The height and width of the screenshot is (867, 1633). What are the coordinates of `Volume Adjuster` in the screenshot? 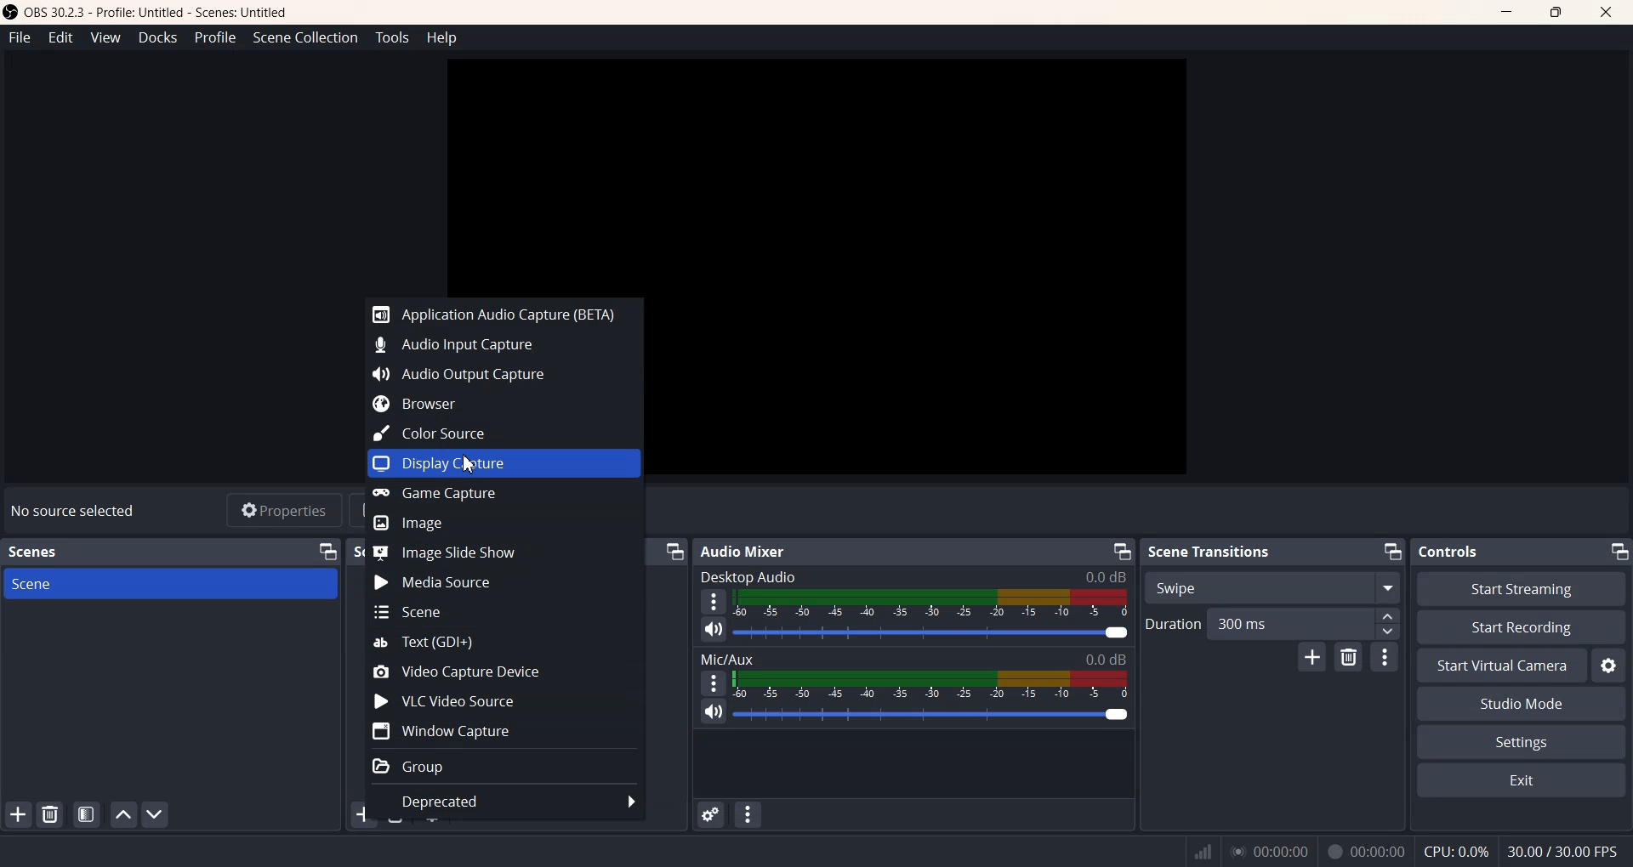 It's located at (930, 715).